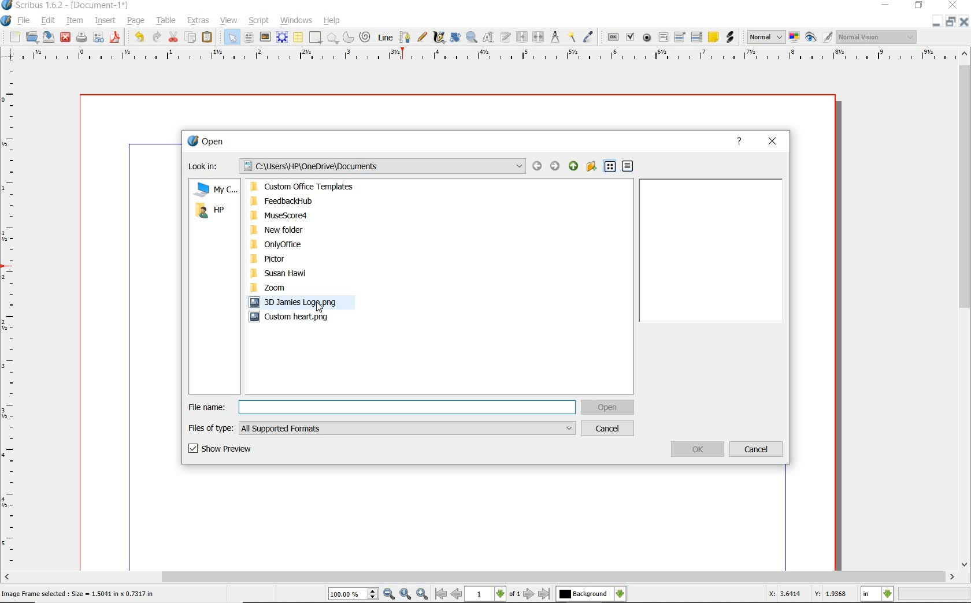 This screenshot has height=603, width=971. Describe the element at coordinates (765, 36) in the screenshot. I see `image preview quality` at that location.